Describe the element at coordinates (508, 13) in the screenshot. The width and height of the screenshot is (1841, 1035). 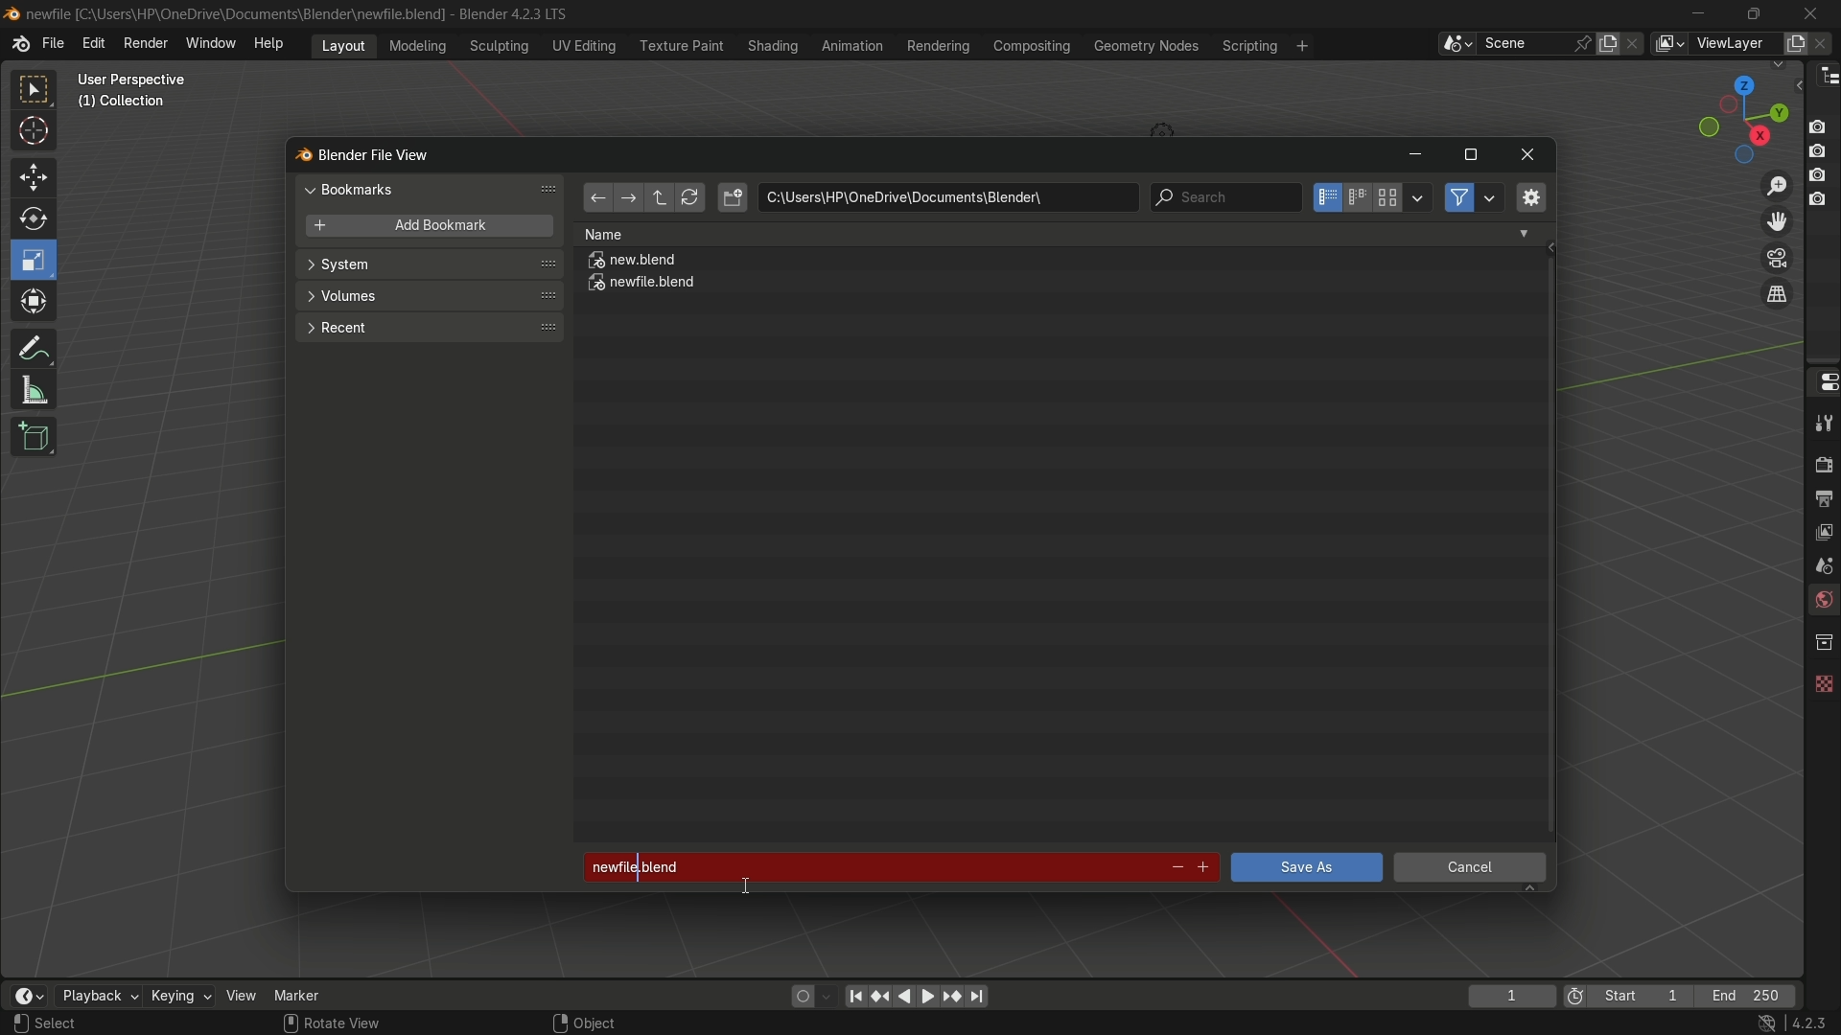
I see `Blender 4.2.3` at that location.